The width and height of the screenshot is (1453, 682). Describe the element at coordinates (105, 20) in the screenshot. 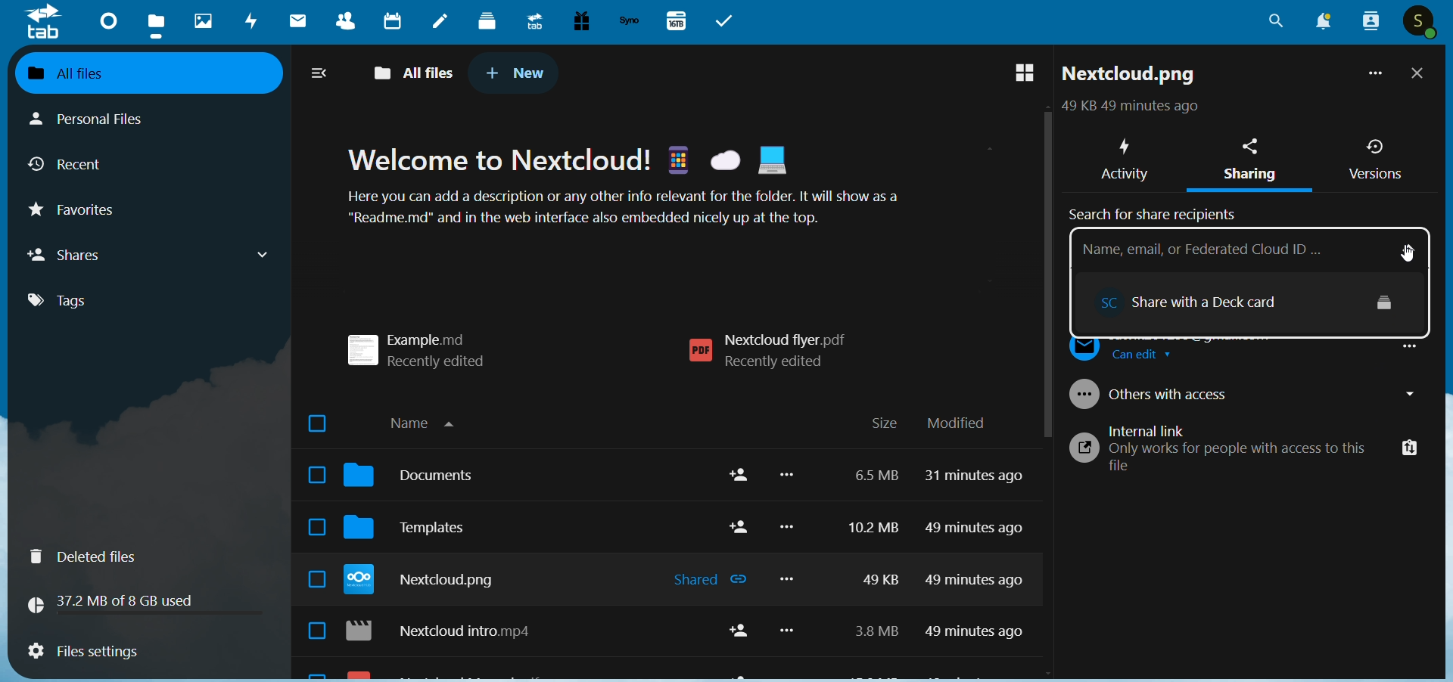

I see `dashboard` at that location.